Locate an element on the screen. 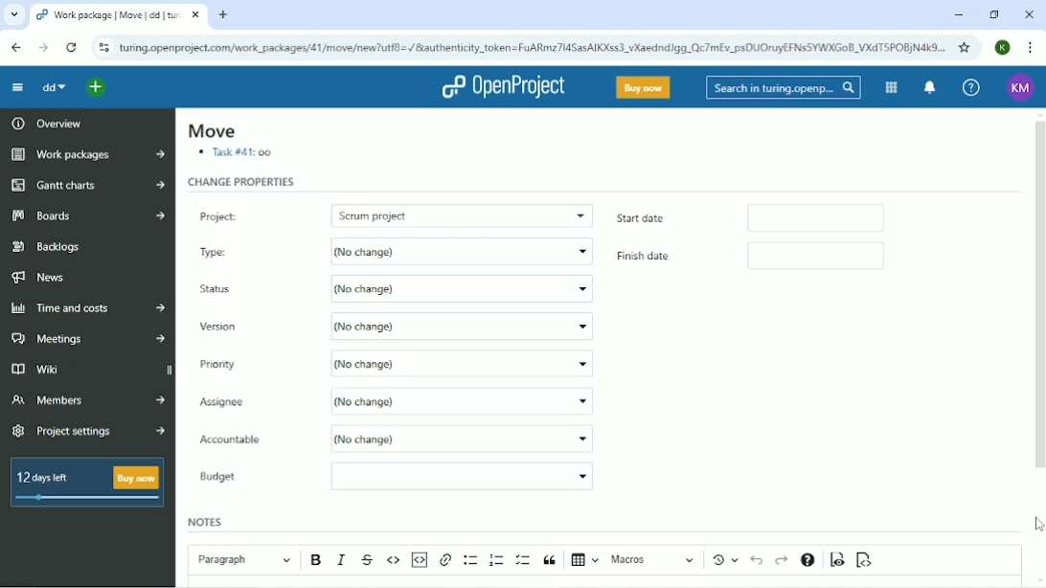  Toggle preview mode is located at coordinates (838, 559).